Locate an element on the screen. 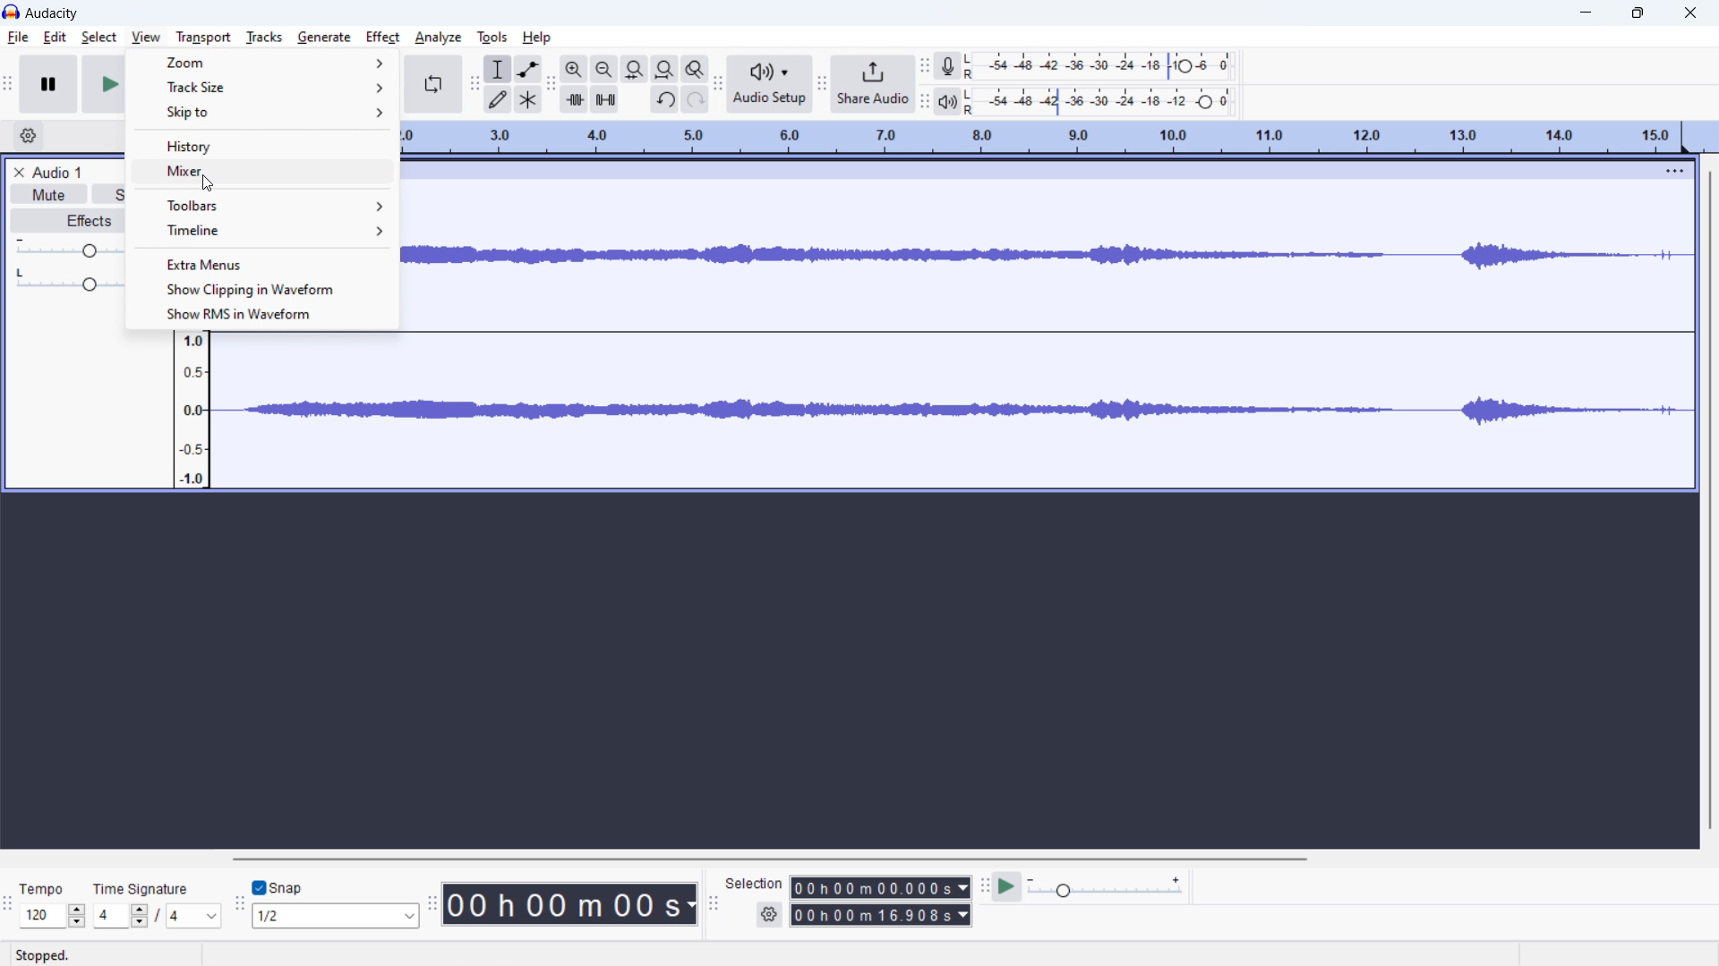 This screenshot has width=1719, height=966. help is located at coordinates (536, 38).